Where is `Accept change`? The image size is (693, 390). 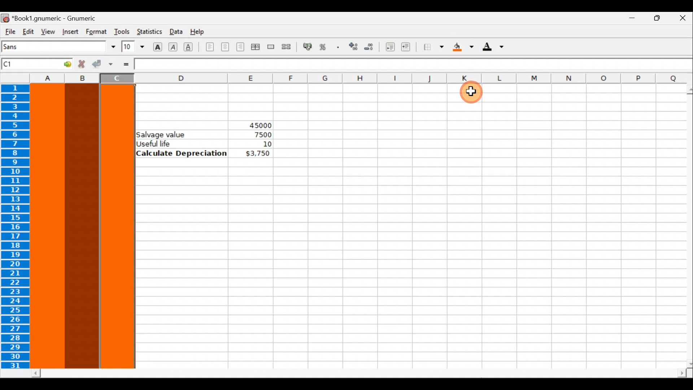
Accept change is located at coordinates (102, 64).